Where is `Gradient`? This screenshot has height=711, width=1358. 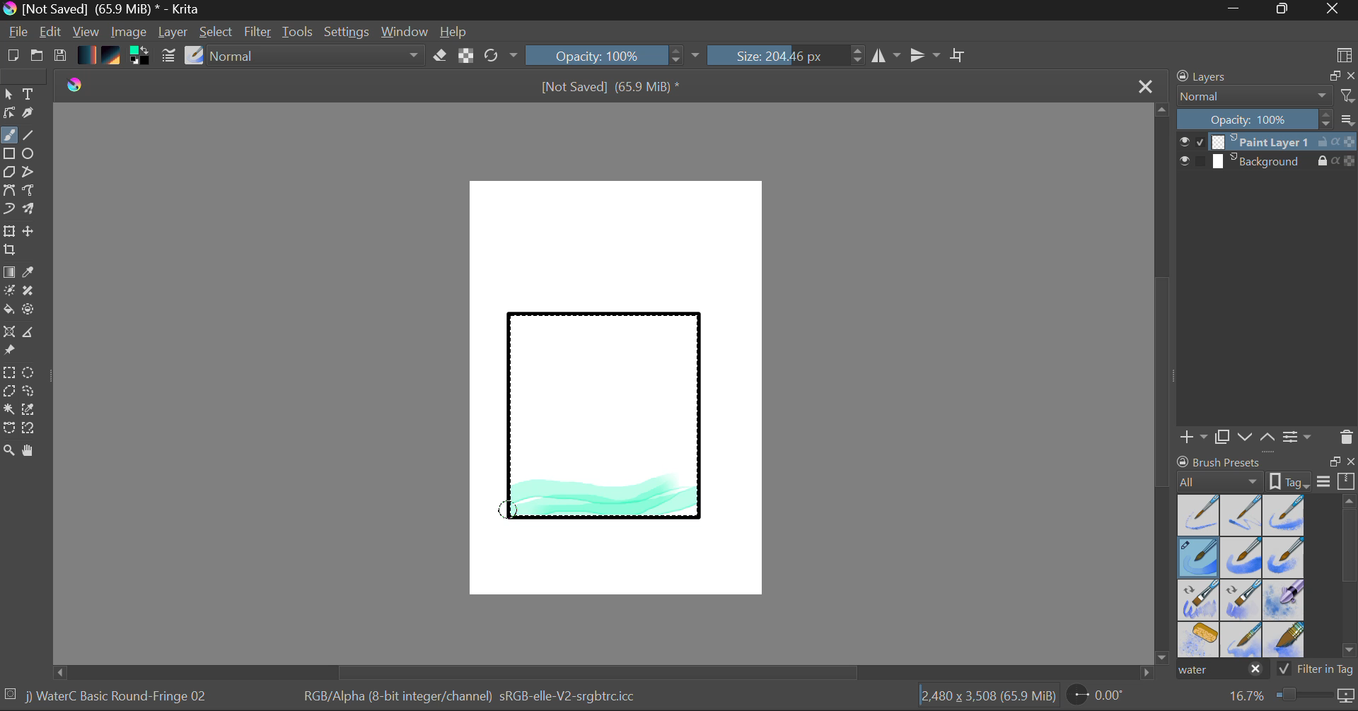 Gradient is located at coordinates (86, 54).